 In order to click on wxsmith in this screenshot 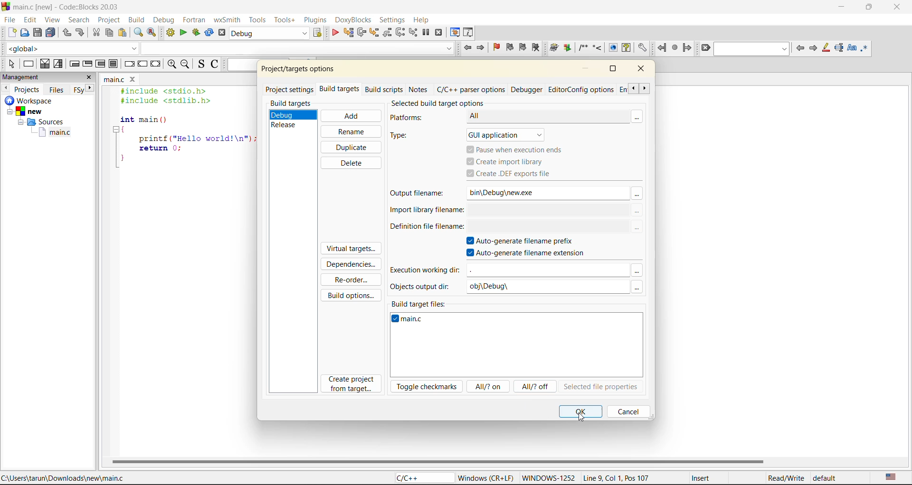, I will do `click(228, 19)`.